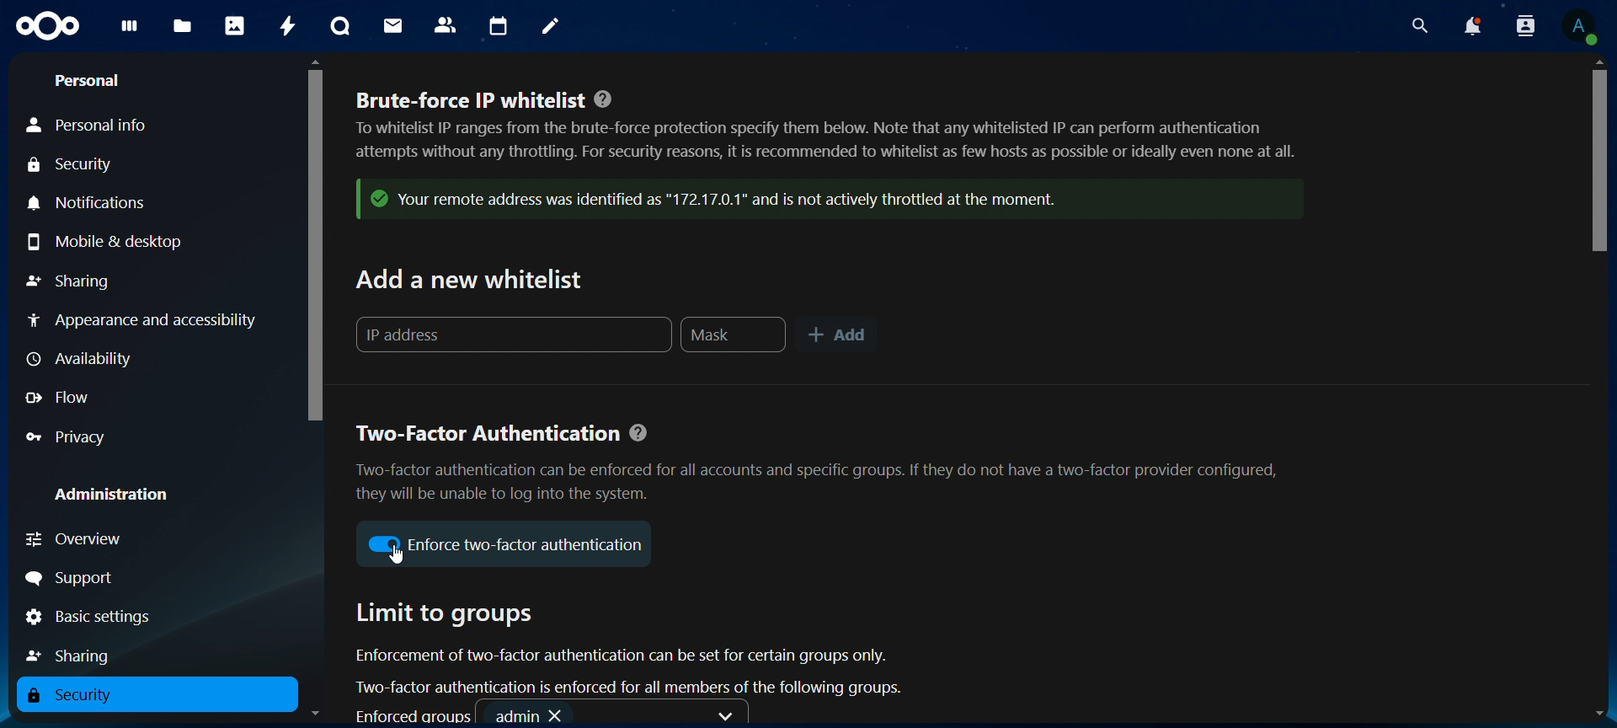 This screenshot has height=728, width=1617. What do you see at coordinates (289, 26) in the screenshot?
I see `activity` at bounding box center [289, 26].